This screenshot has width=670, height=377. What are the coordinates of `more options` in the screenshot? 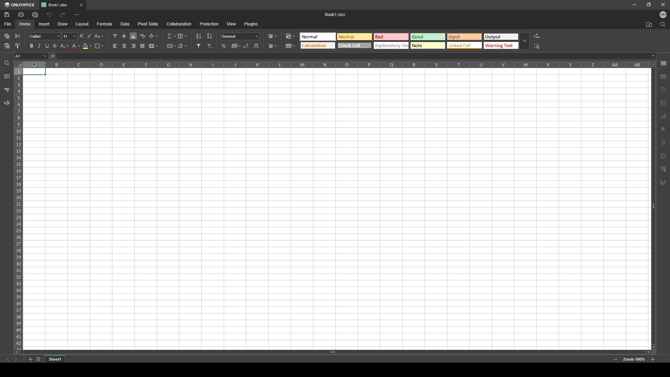 It's located at (77, 15).